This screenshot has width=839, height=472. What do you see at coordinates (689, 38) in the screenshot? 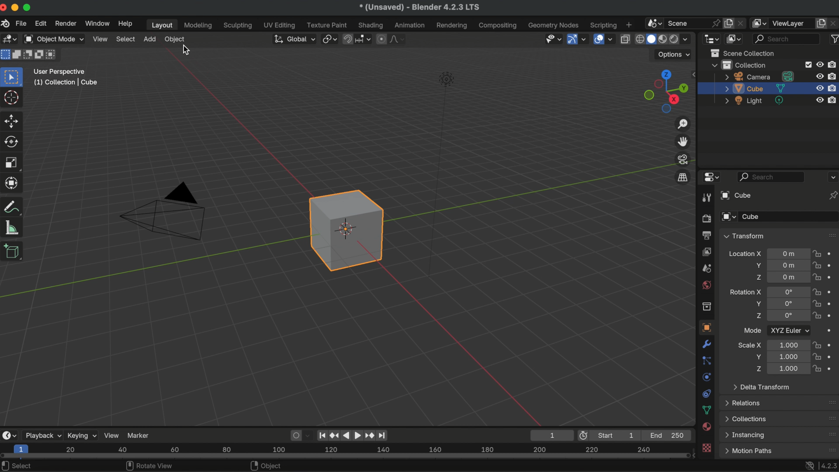
I see `shading` at bounding box center [689, 38].